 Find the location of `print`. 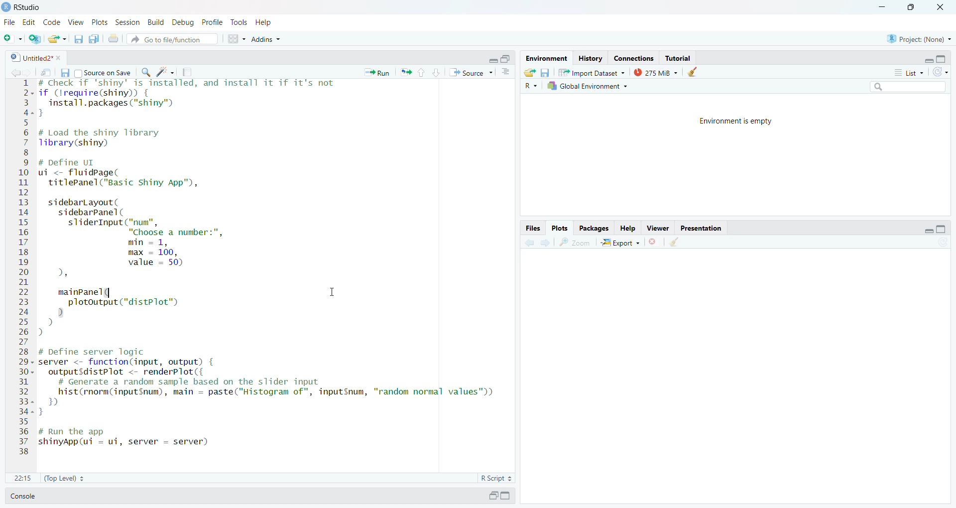

print is located at coordinates (113, 38).